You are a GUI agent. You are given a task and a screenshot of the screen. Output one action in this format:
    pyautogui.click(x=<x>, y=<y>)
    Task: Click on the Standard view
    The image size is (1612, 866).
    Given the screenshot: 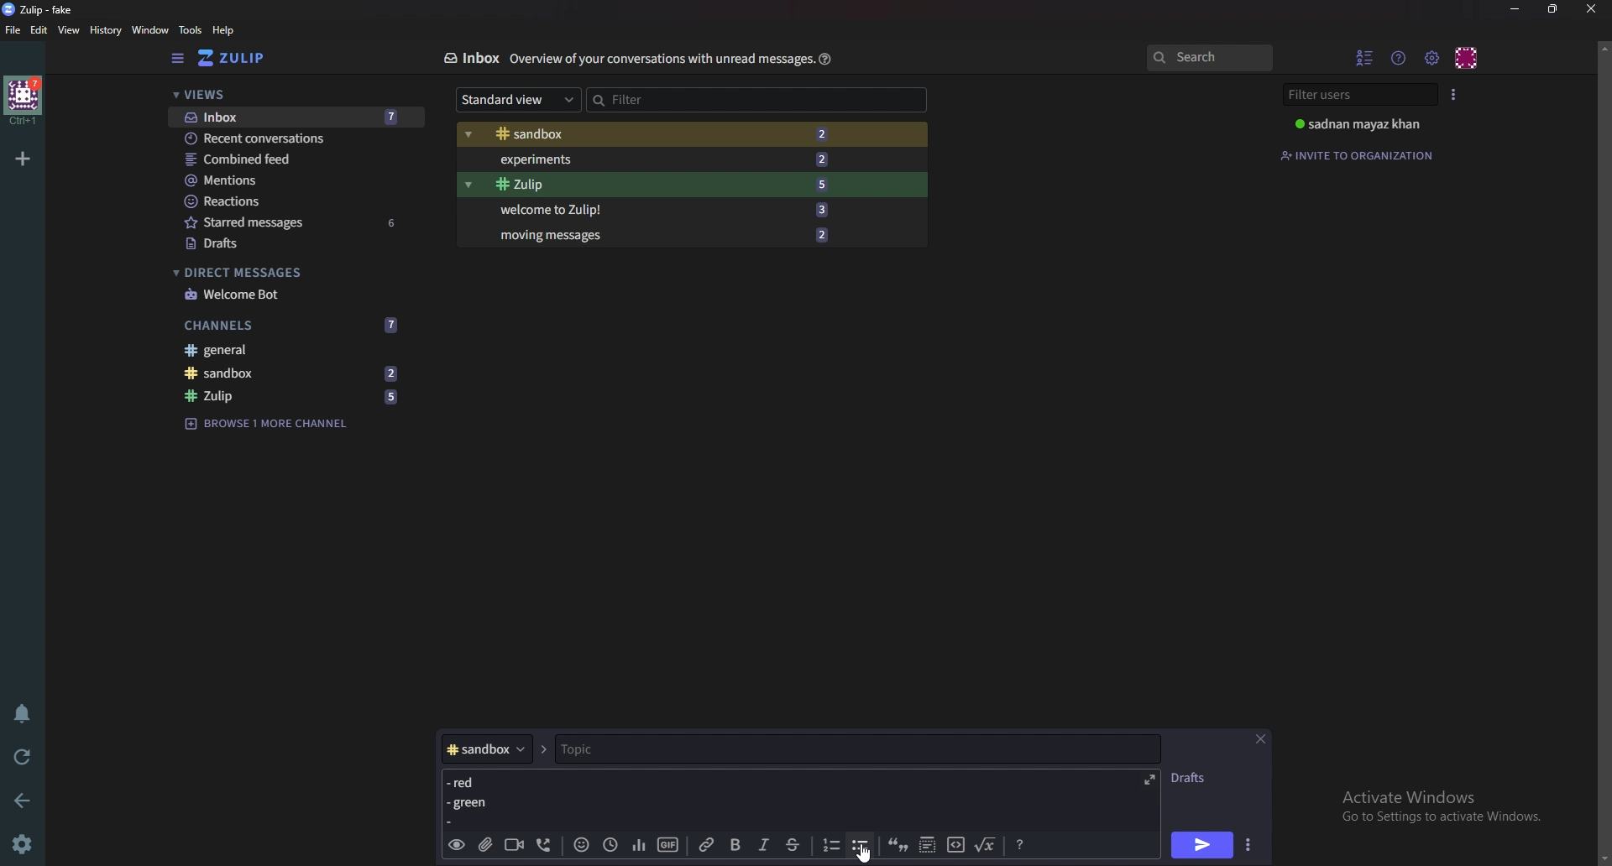 What is the action you would take?
    pyautogui.click(x=519, y=98)
    